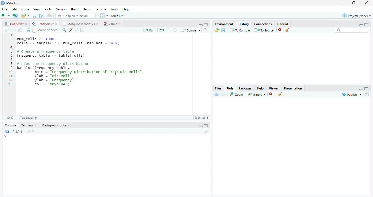 This screenshot has height=197, width=373. Describe the element at coordinates (237, 94) in the screenshot. I see `Zoom` at that location.